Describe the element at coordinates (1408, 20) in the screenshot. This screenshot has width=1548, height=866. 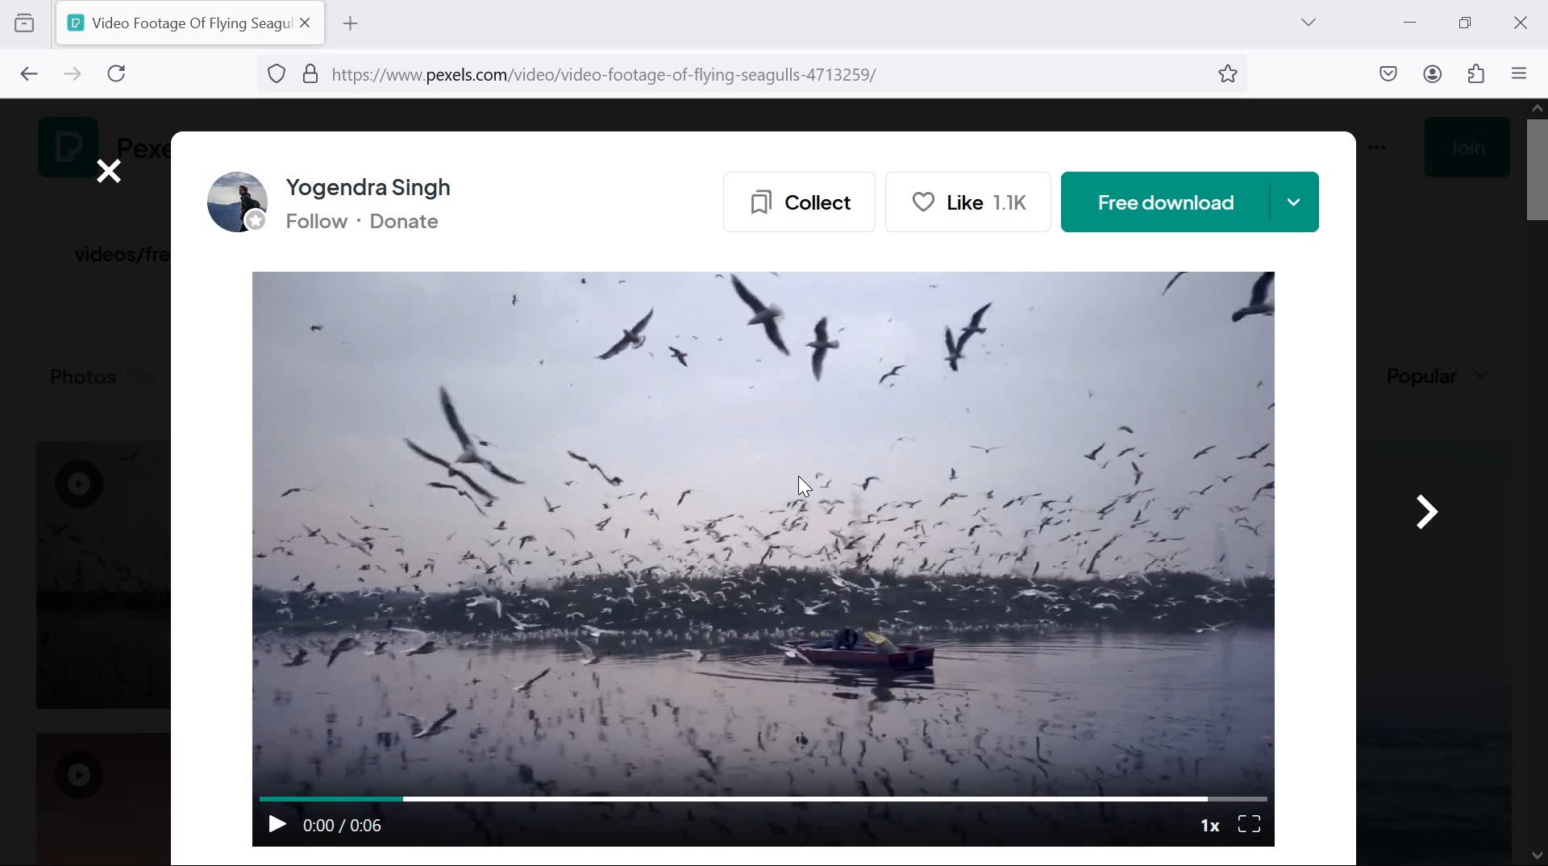
I see `minimize` at that location.